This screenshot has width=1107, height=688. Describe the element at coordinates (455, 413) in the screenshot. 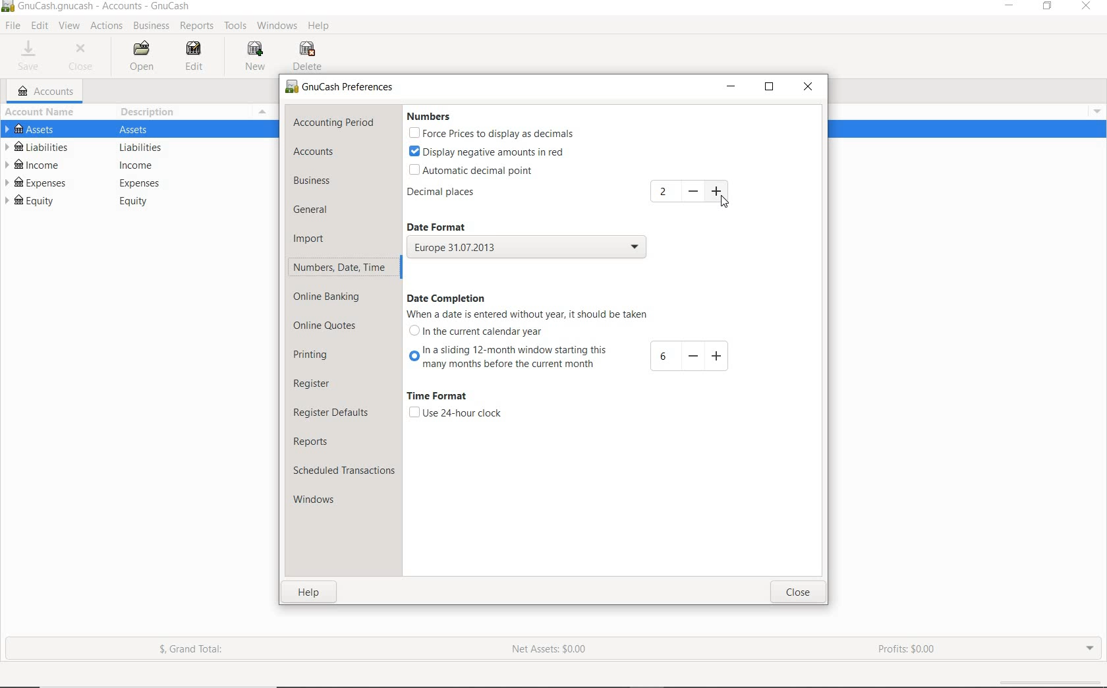

I see `24-hour clock` at that location.